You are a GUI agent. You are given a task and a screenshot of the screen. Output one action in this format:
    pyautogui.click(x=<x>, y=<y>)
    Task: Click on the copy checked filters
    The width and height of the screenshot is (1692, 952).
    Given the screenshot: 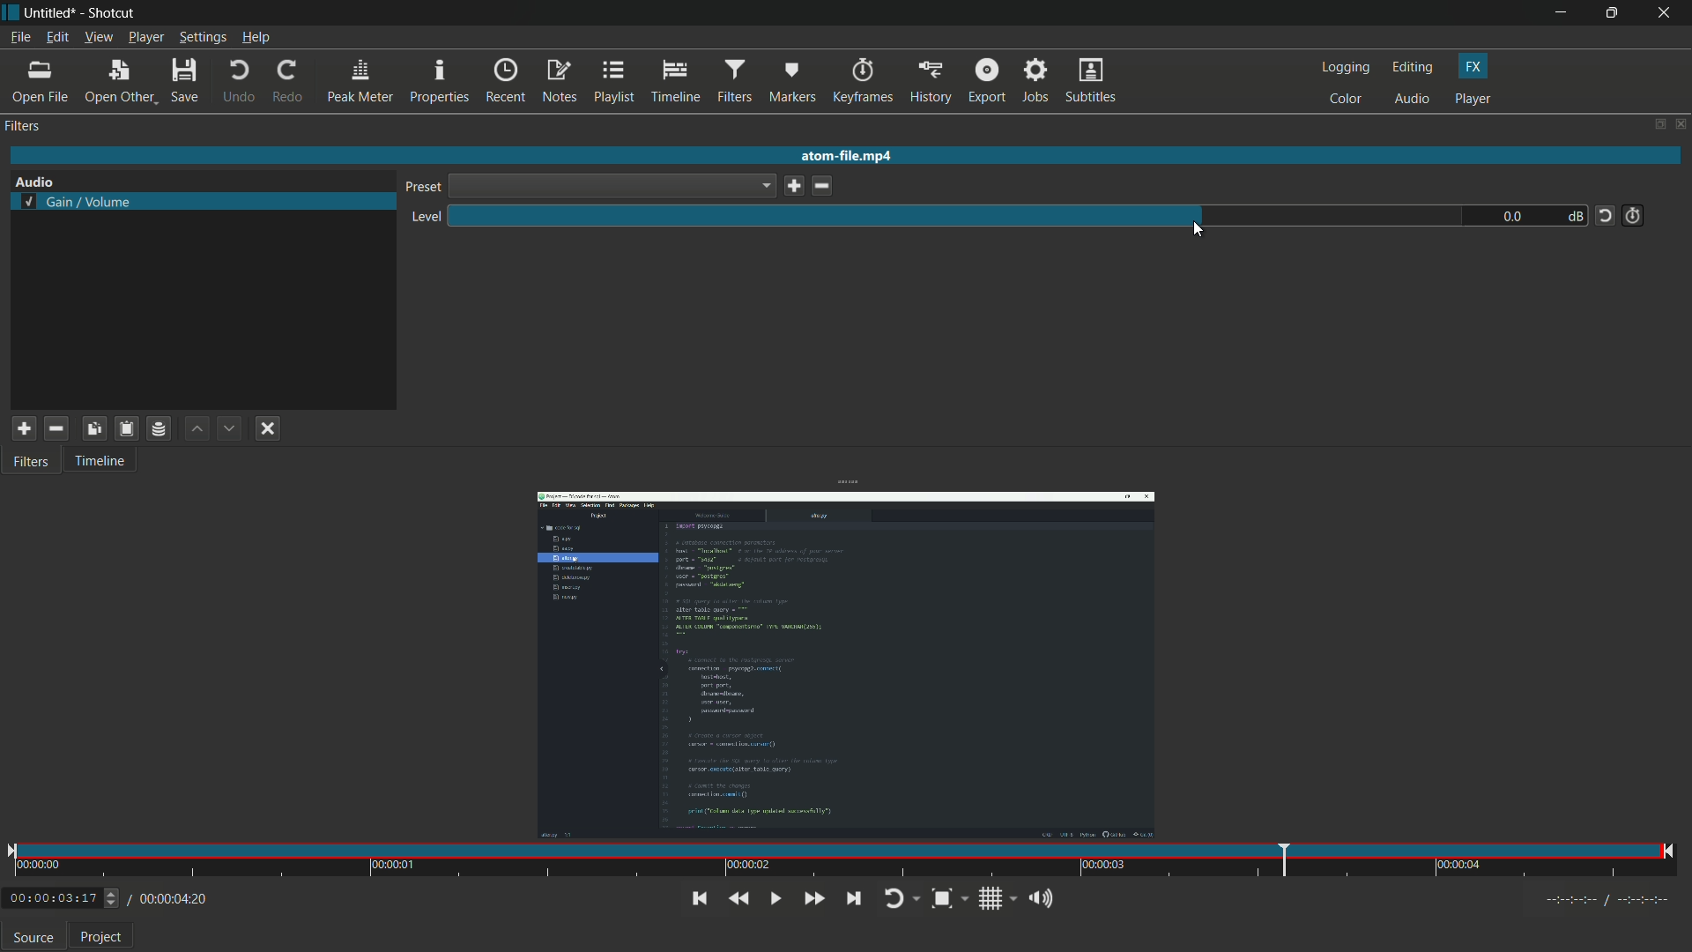 What is the action you would take?
    pyautogui.click(x=94, y=429)
    